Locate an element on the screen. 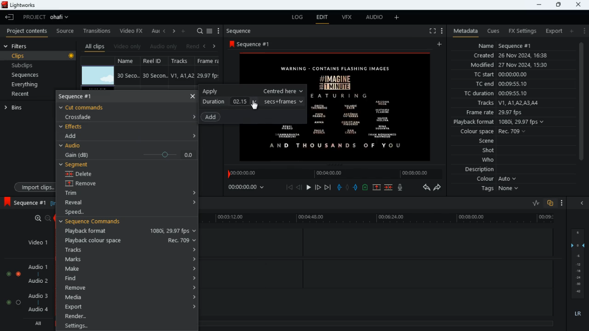 The height and width of the screenshot is (331, 589). metadata is located at coordinates (463, 31).